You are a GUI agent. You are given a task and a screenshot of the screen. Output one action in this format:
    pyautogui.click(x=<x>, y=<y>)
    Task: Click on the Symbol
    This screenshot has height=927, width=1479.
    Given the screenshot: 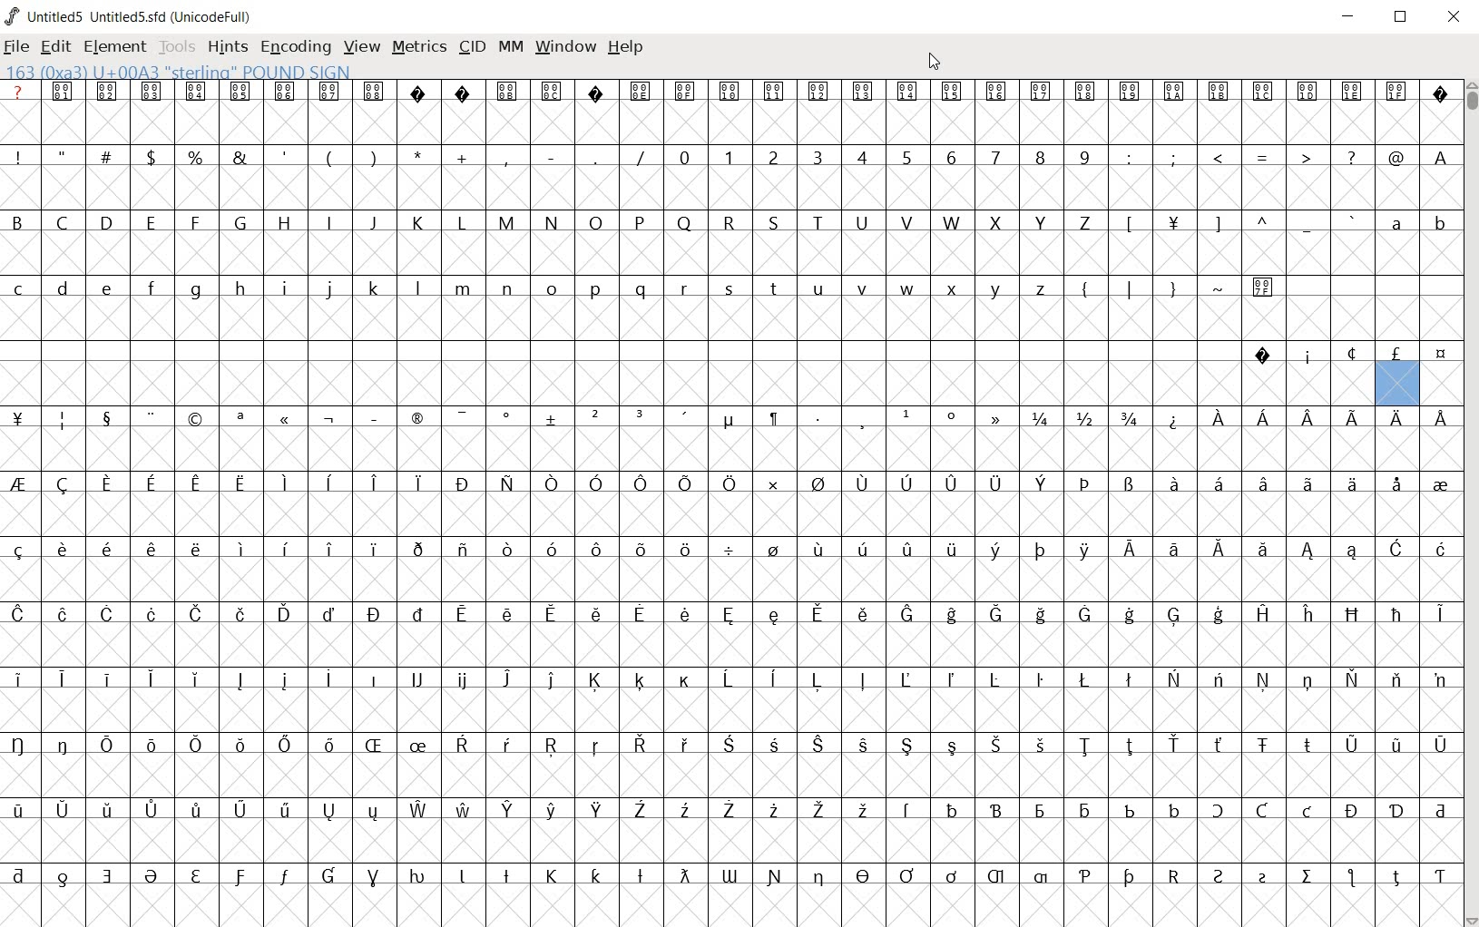 What is the action you would take?
    pyautogui.click(x=1040, y=615)
    